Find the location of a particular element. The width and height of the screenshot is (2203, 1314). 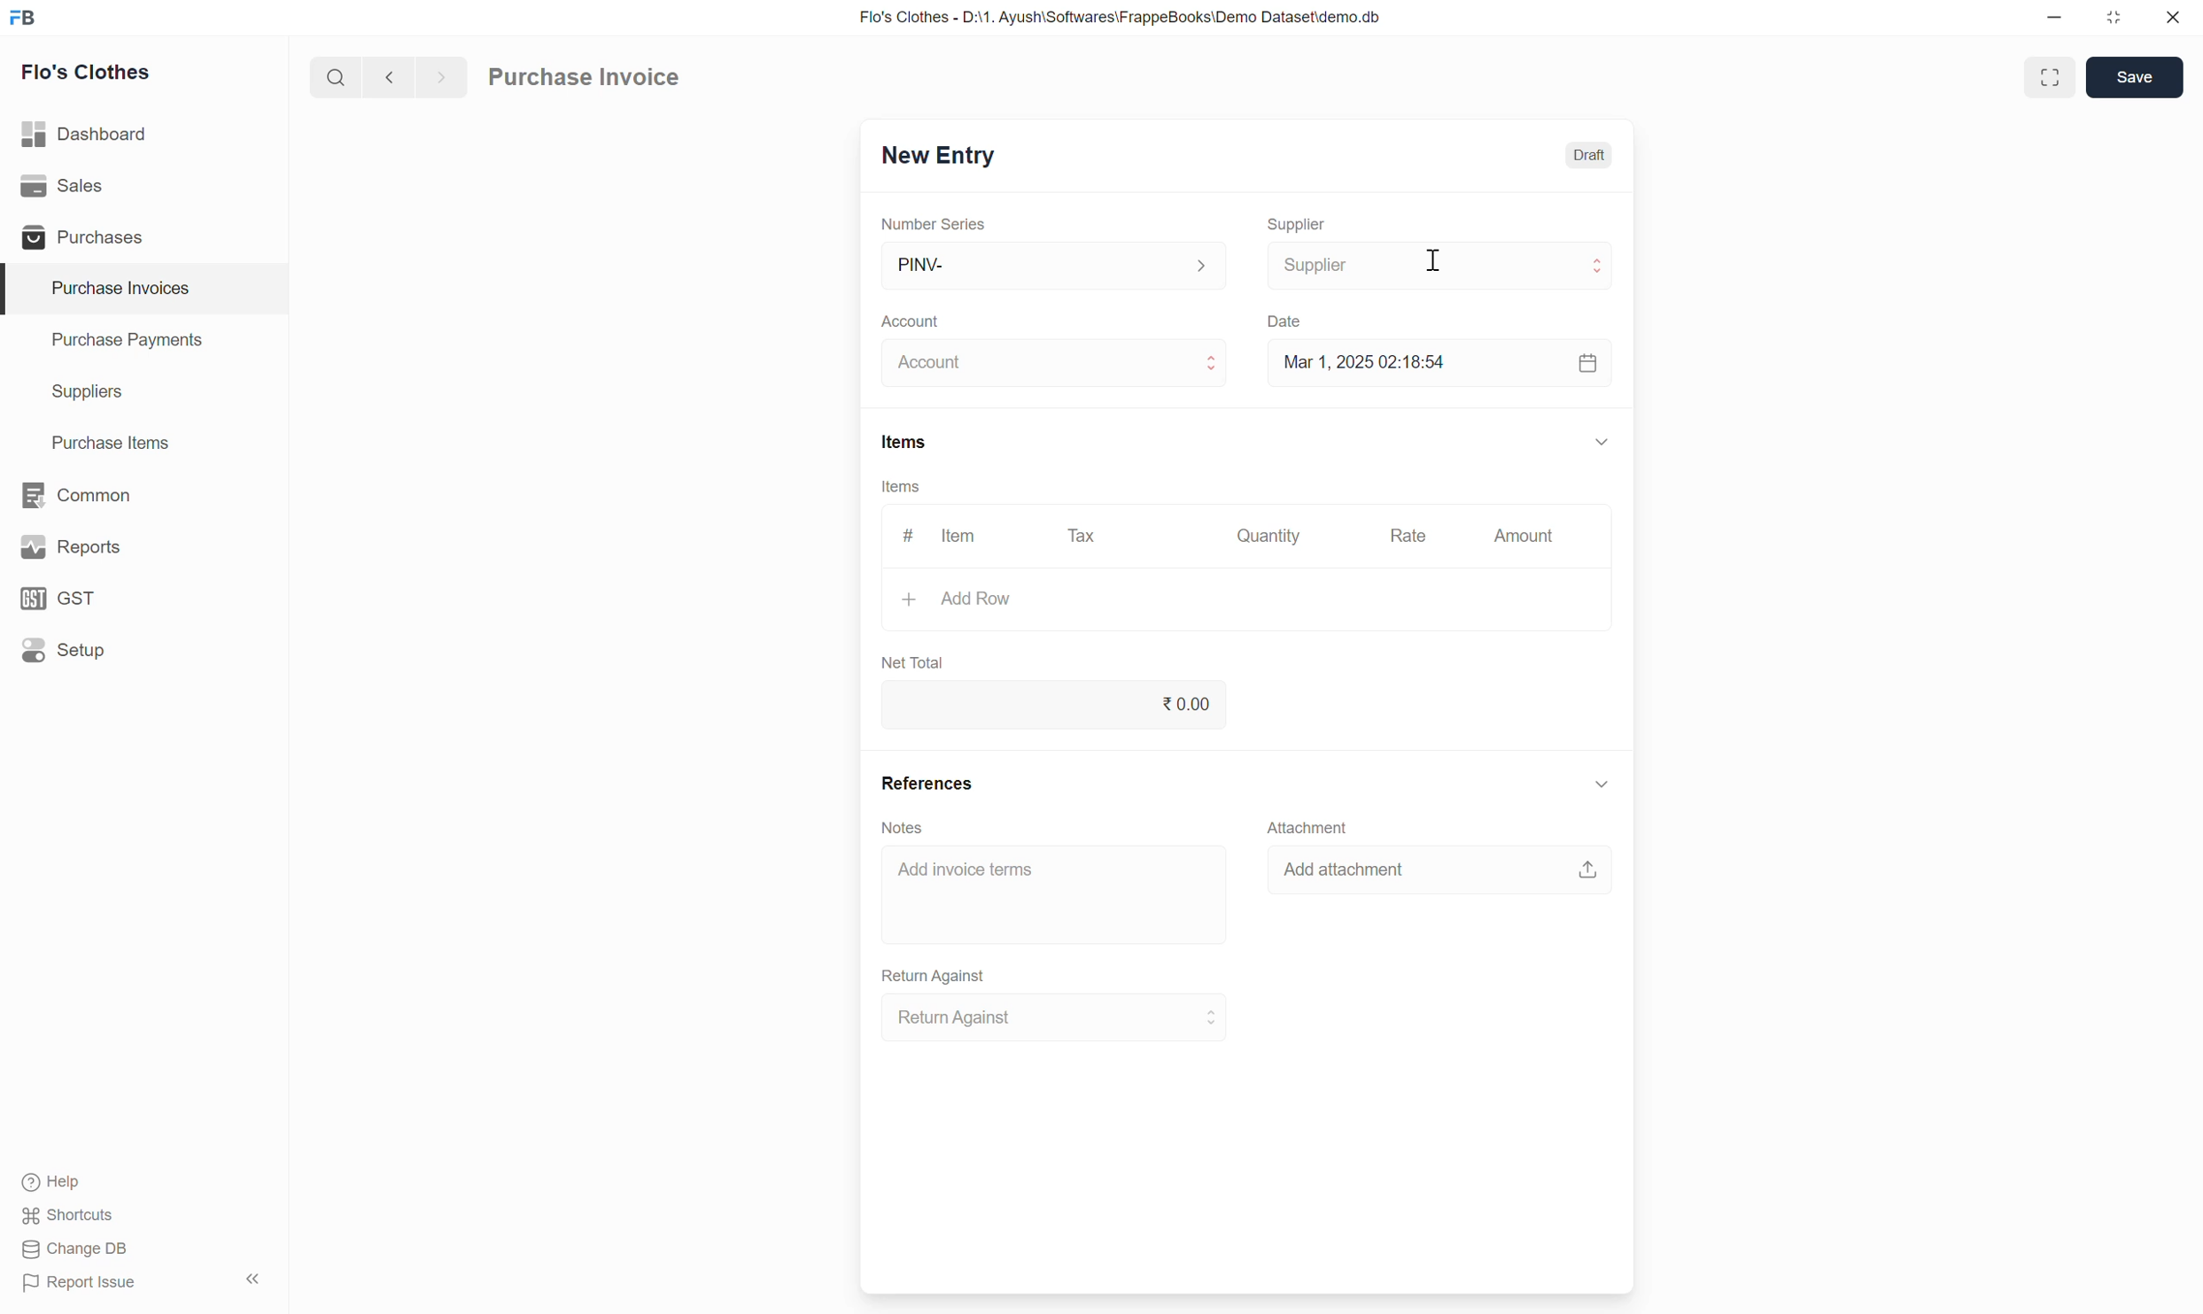

Account is located at coordinates (1056, 363).